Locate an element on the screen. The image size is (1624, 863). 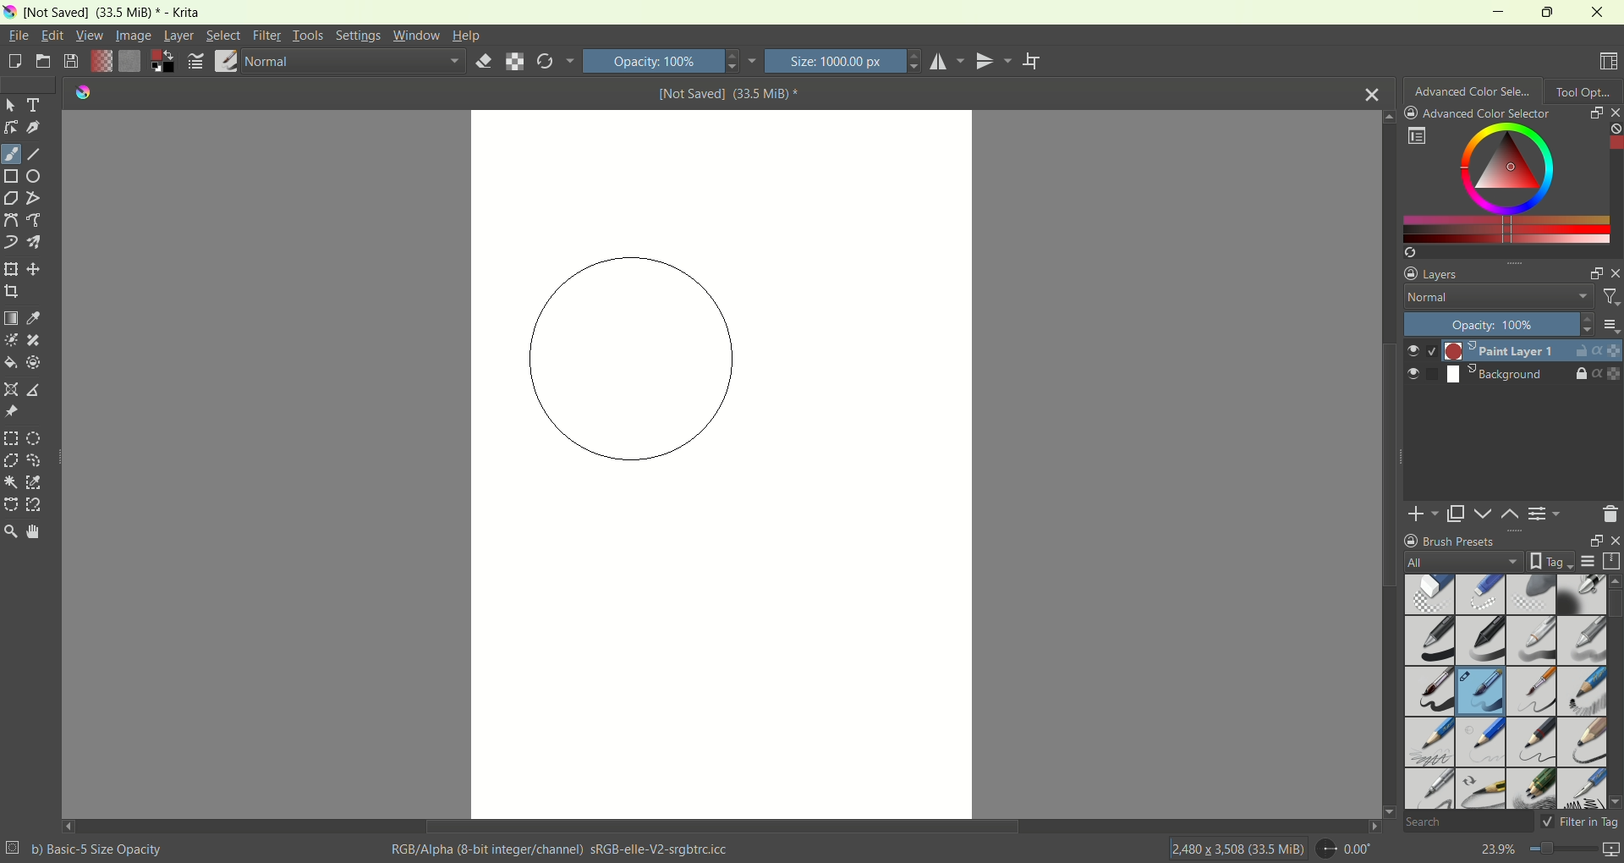
create a list of colors is located at coordinates (1512, 252).